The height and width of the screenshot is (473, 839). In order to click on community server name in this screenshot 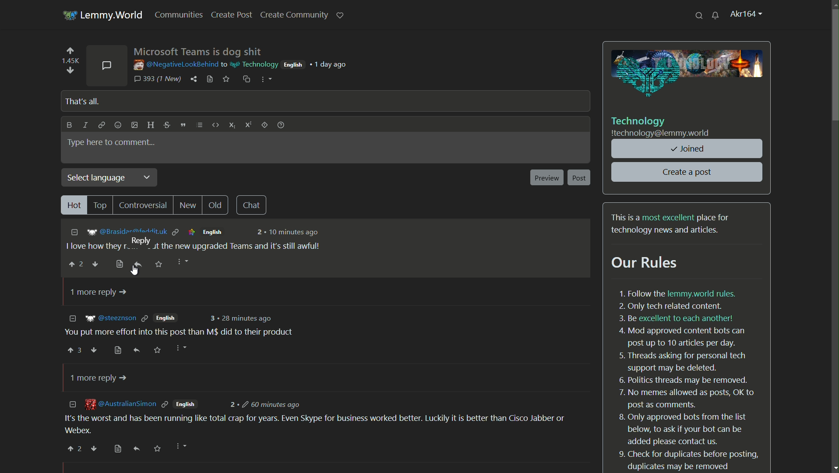, I will do `click(661, 134)`.